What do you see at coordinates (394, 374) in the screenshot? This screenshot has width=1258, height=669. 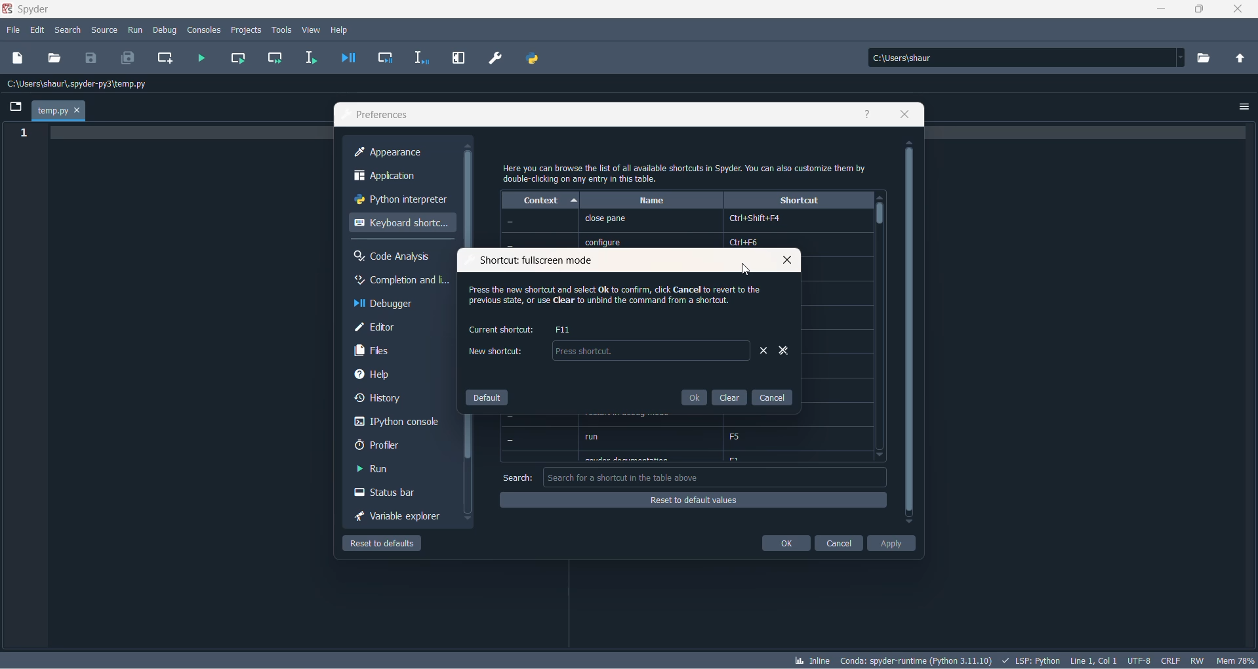 I see `help` at bounding box center [394, 374].